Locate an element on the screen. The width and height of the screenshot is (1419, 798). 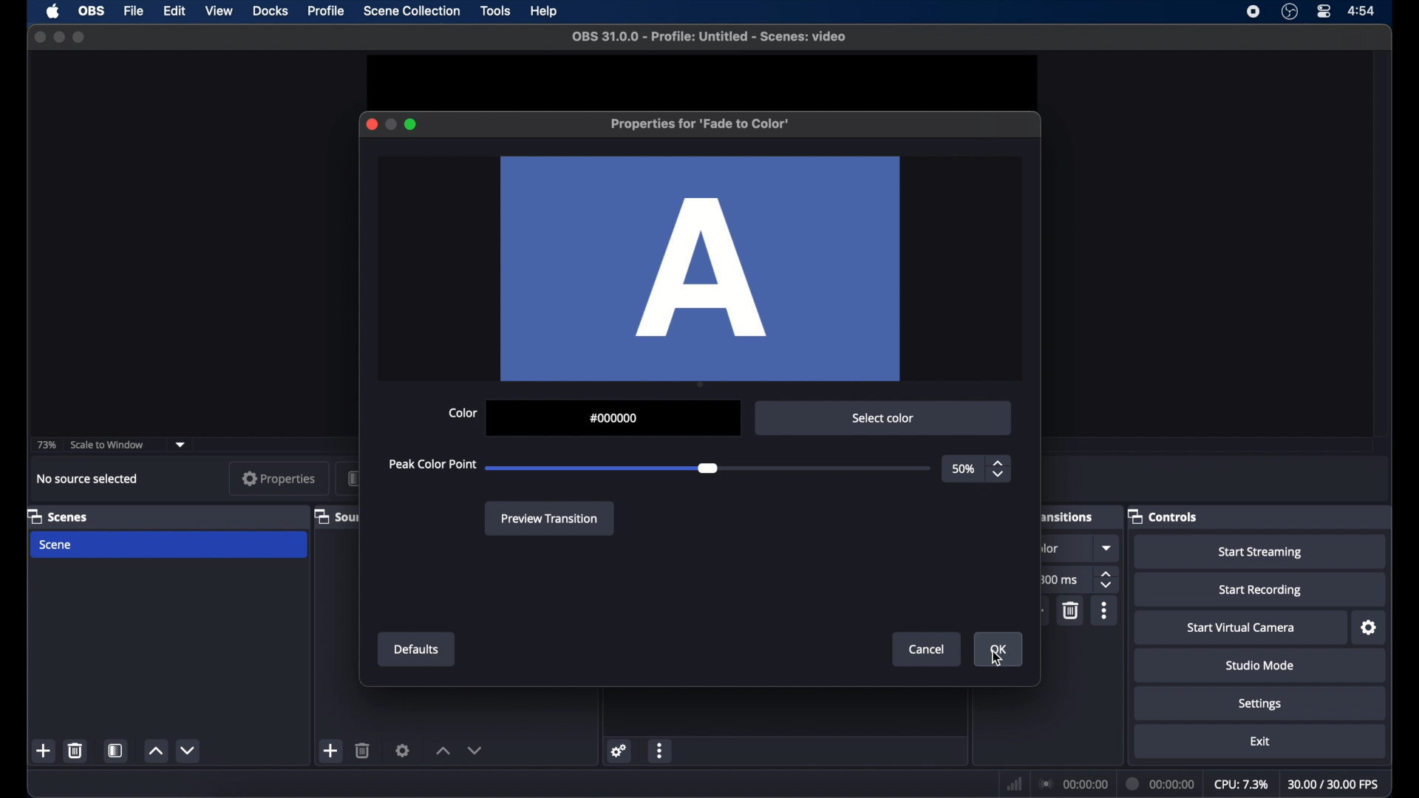
settings is located at coordinates (1260, 703).